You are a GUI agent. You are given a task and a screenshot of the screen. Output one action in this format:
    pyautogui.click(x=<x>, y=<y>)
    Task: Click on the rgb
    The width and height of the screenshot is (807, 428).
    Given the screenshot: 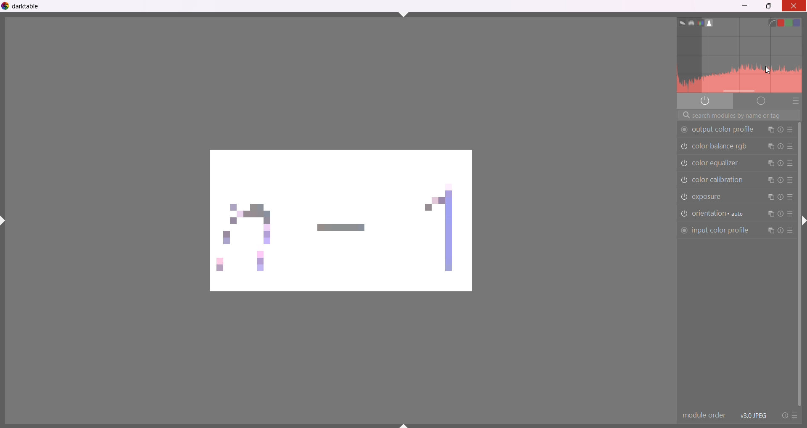 What is the action you would take?
    pyautogui.click(x=700, y=23)
    